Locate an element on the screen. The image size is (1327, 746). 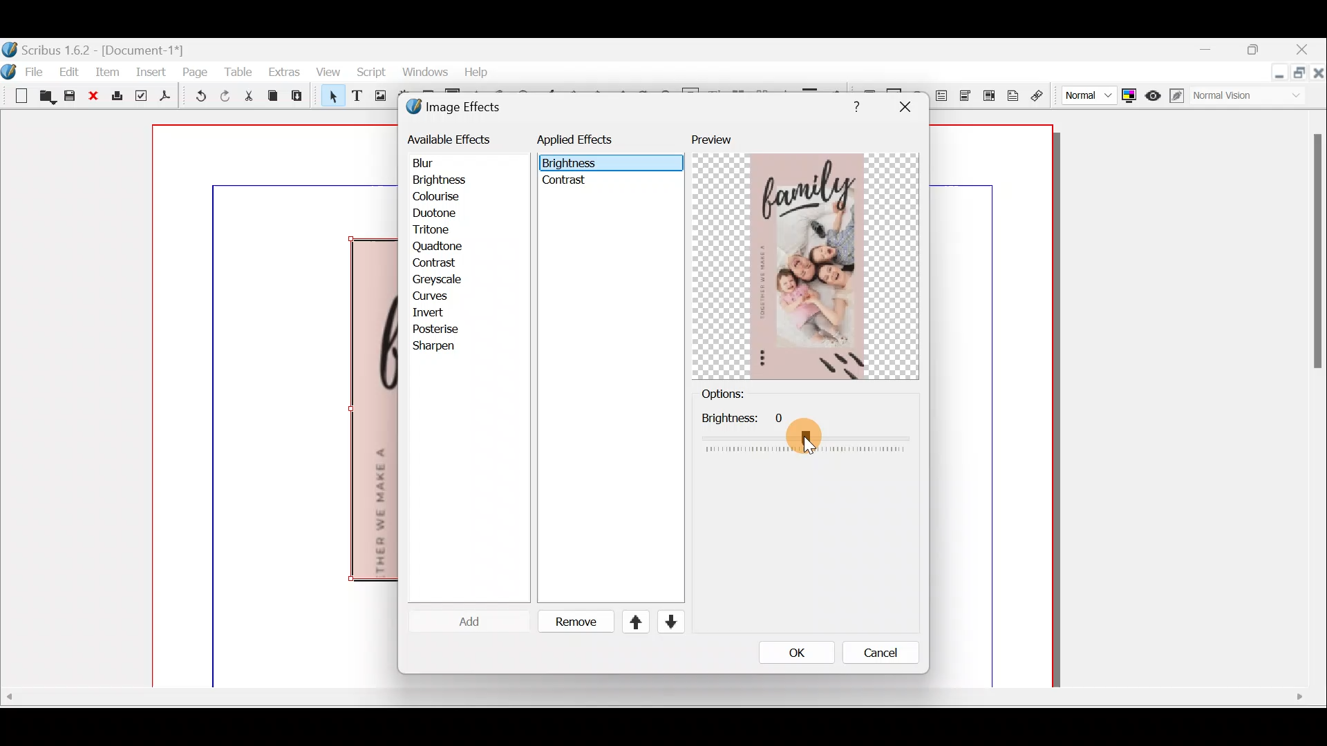
Table is located at coordinates (237, 72).